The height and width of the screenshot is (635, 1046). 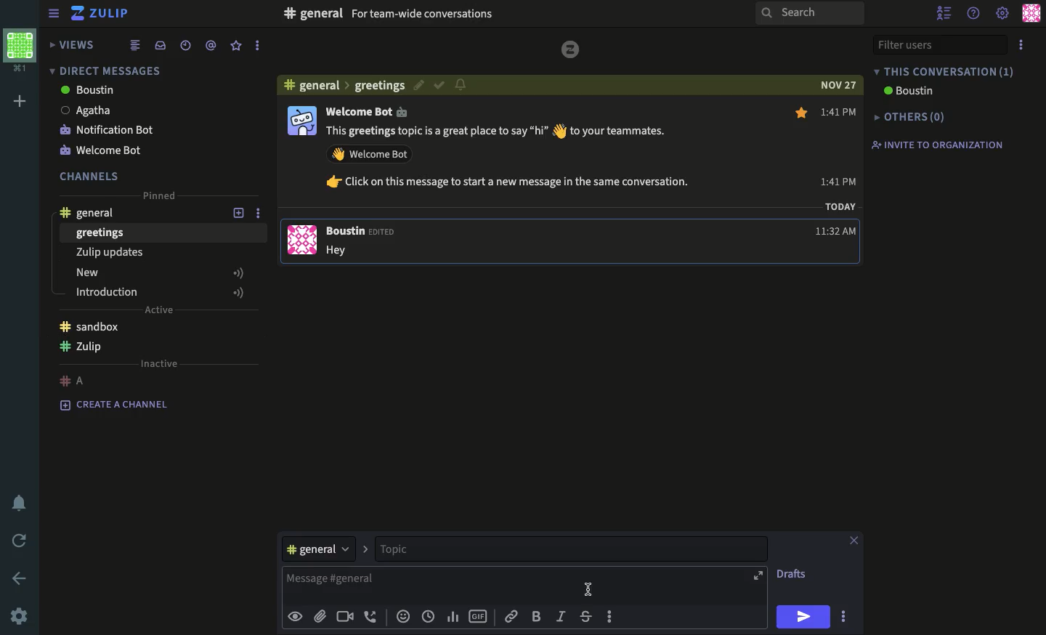 What do you see at coordinates (164, 309) in the screenshot?
I see `Active` at bounding box center [164, 309].